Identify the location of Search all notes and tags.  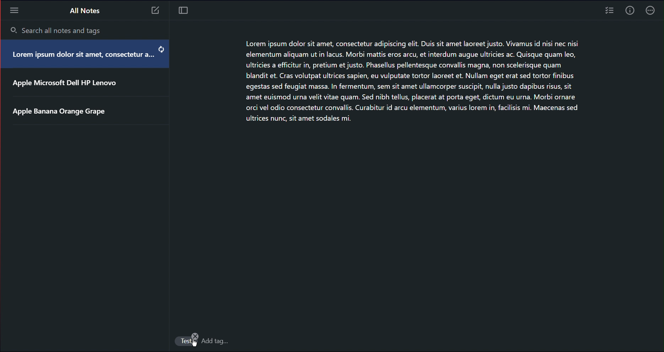
(57, 31).